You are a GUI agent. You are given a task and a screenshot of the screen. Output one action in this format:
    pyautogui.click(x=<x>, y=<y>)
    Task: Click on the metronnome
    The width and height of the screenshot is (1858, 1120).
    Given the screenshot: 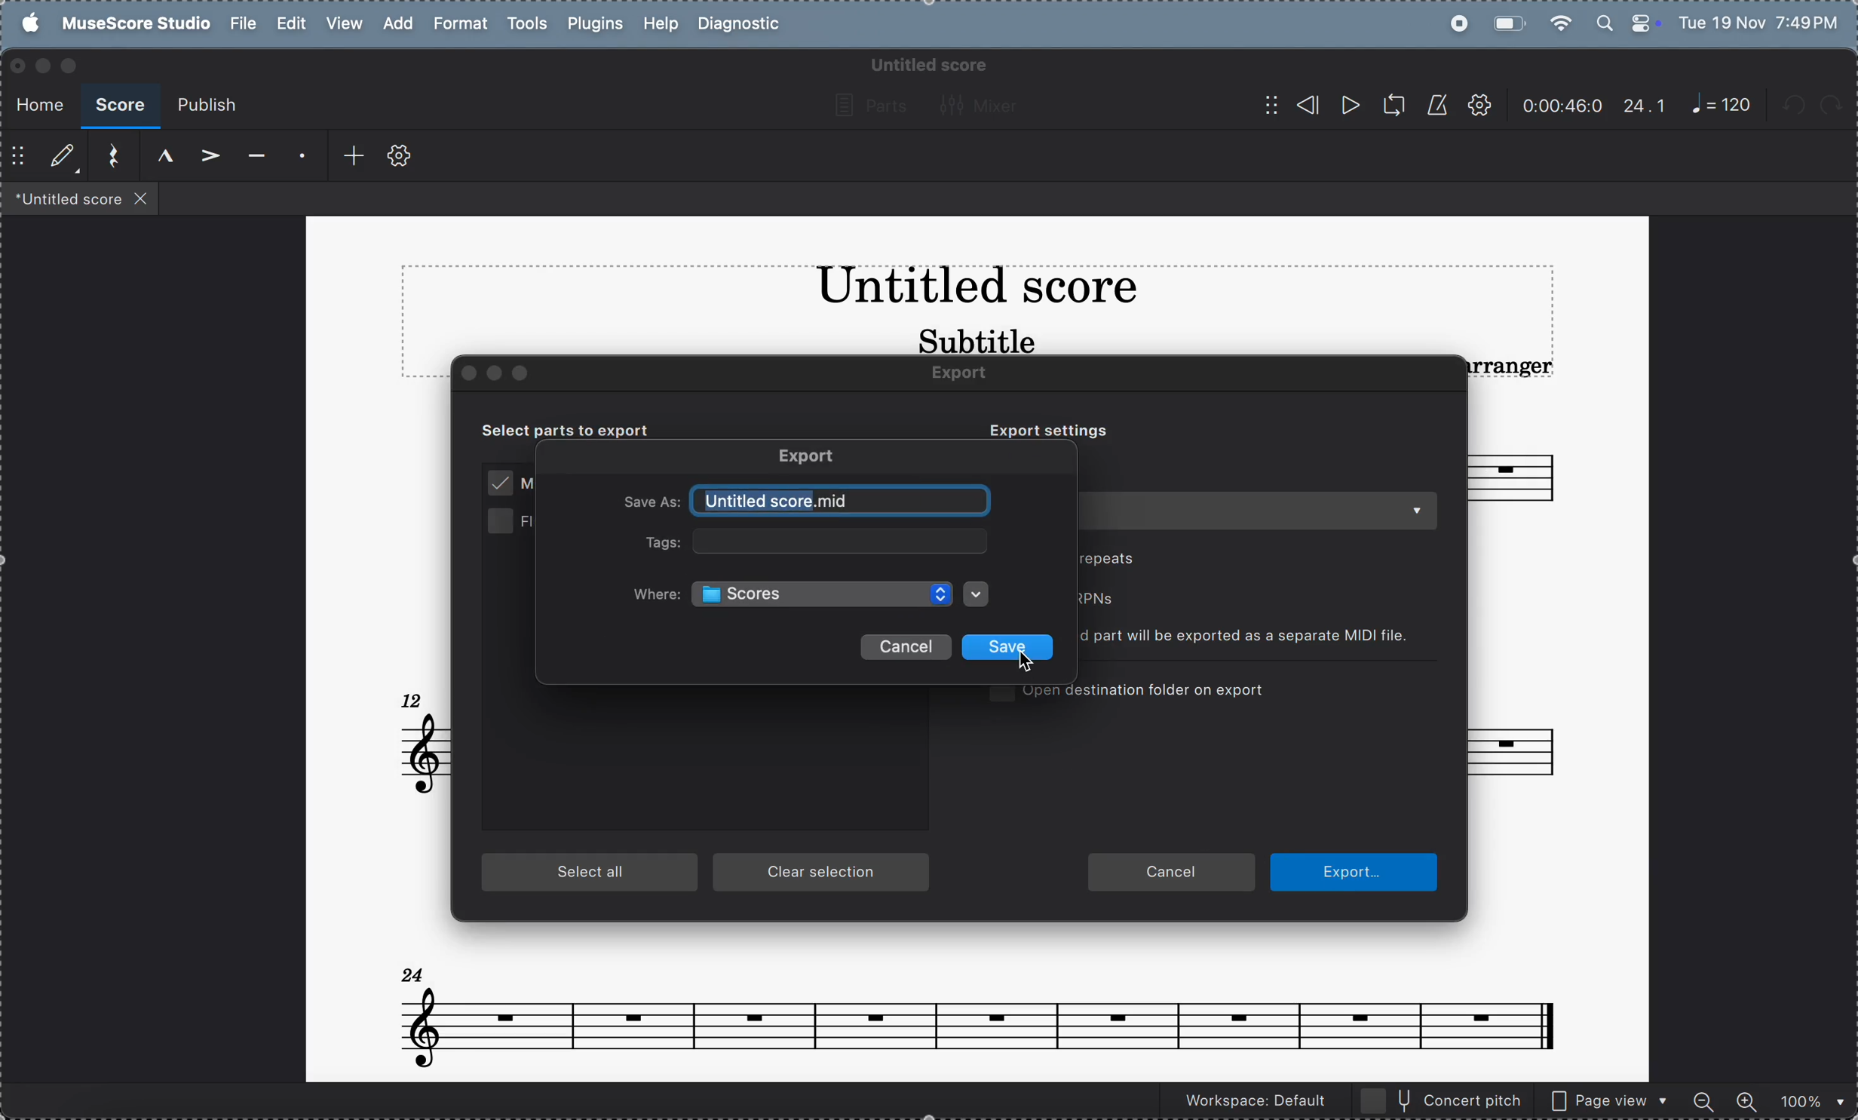 What is the action you would take?
    pyautogui.click(x=1434, y=105)
    